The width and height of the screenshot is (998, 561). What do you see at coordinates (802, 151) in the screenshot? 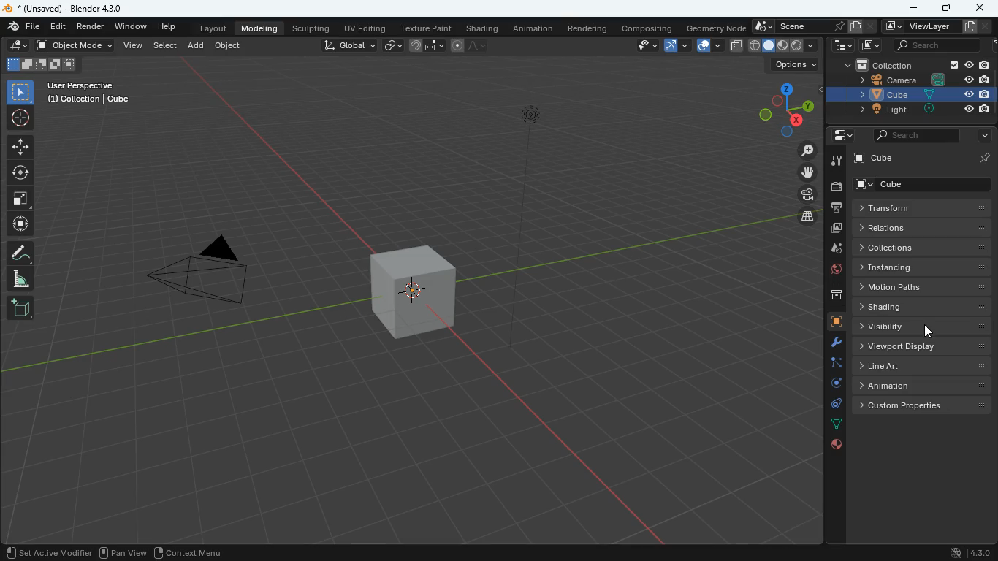
I see `zoom` at bounding box center [802, 151].